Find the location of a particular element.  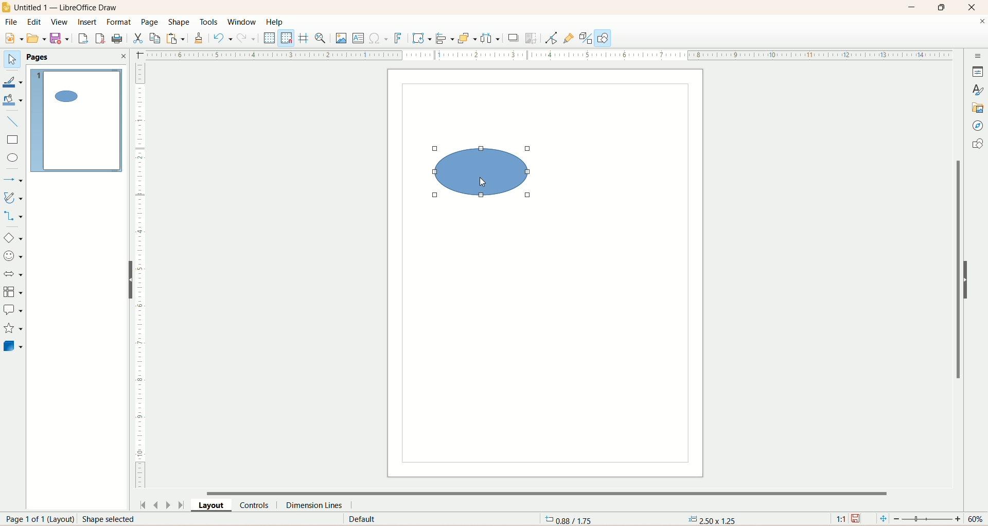

toggle extrusion is located at coordinates (587, 39).